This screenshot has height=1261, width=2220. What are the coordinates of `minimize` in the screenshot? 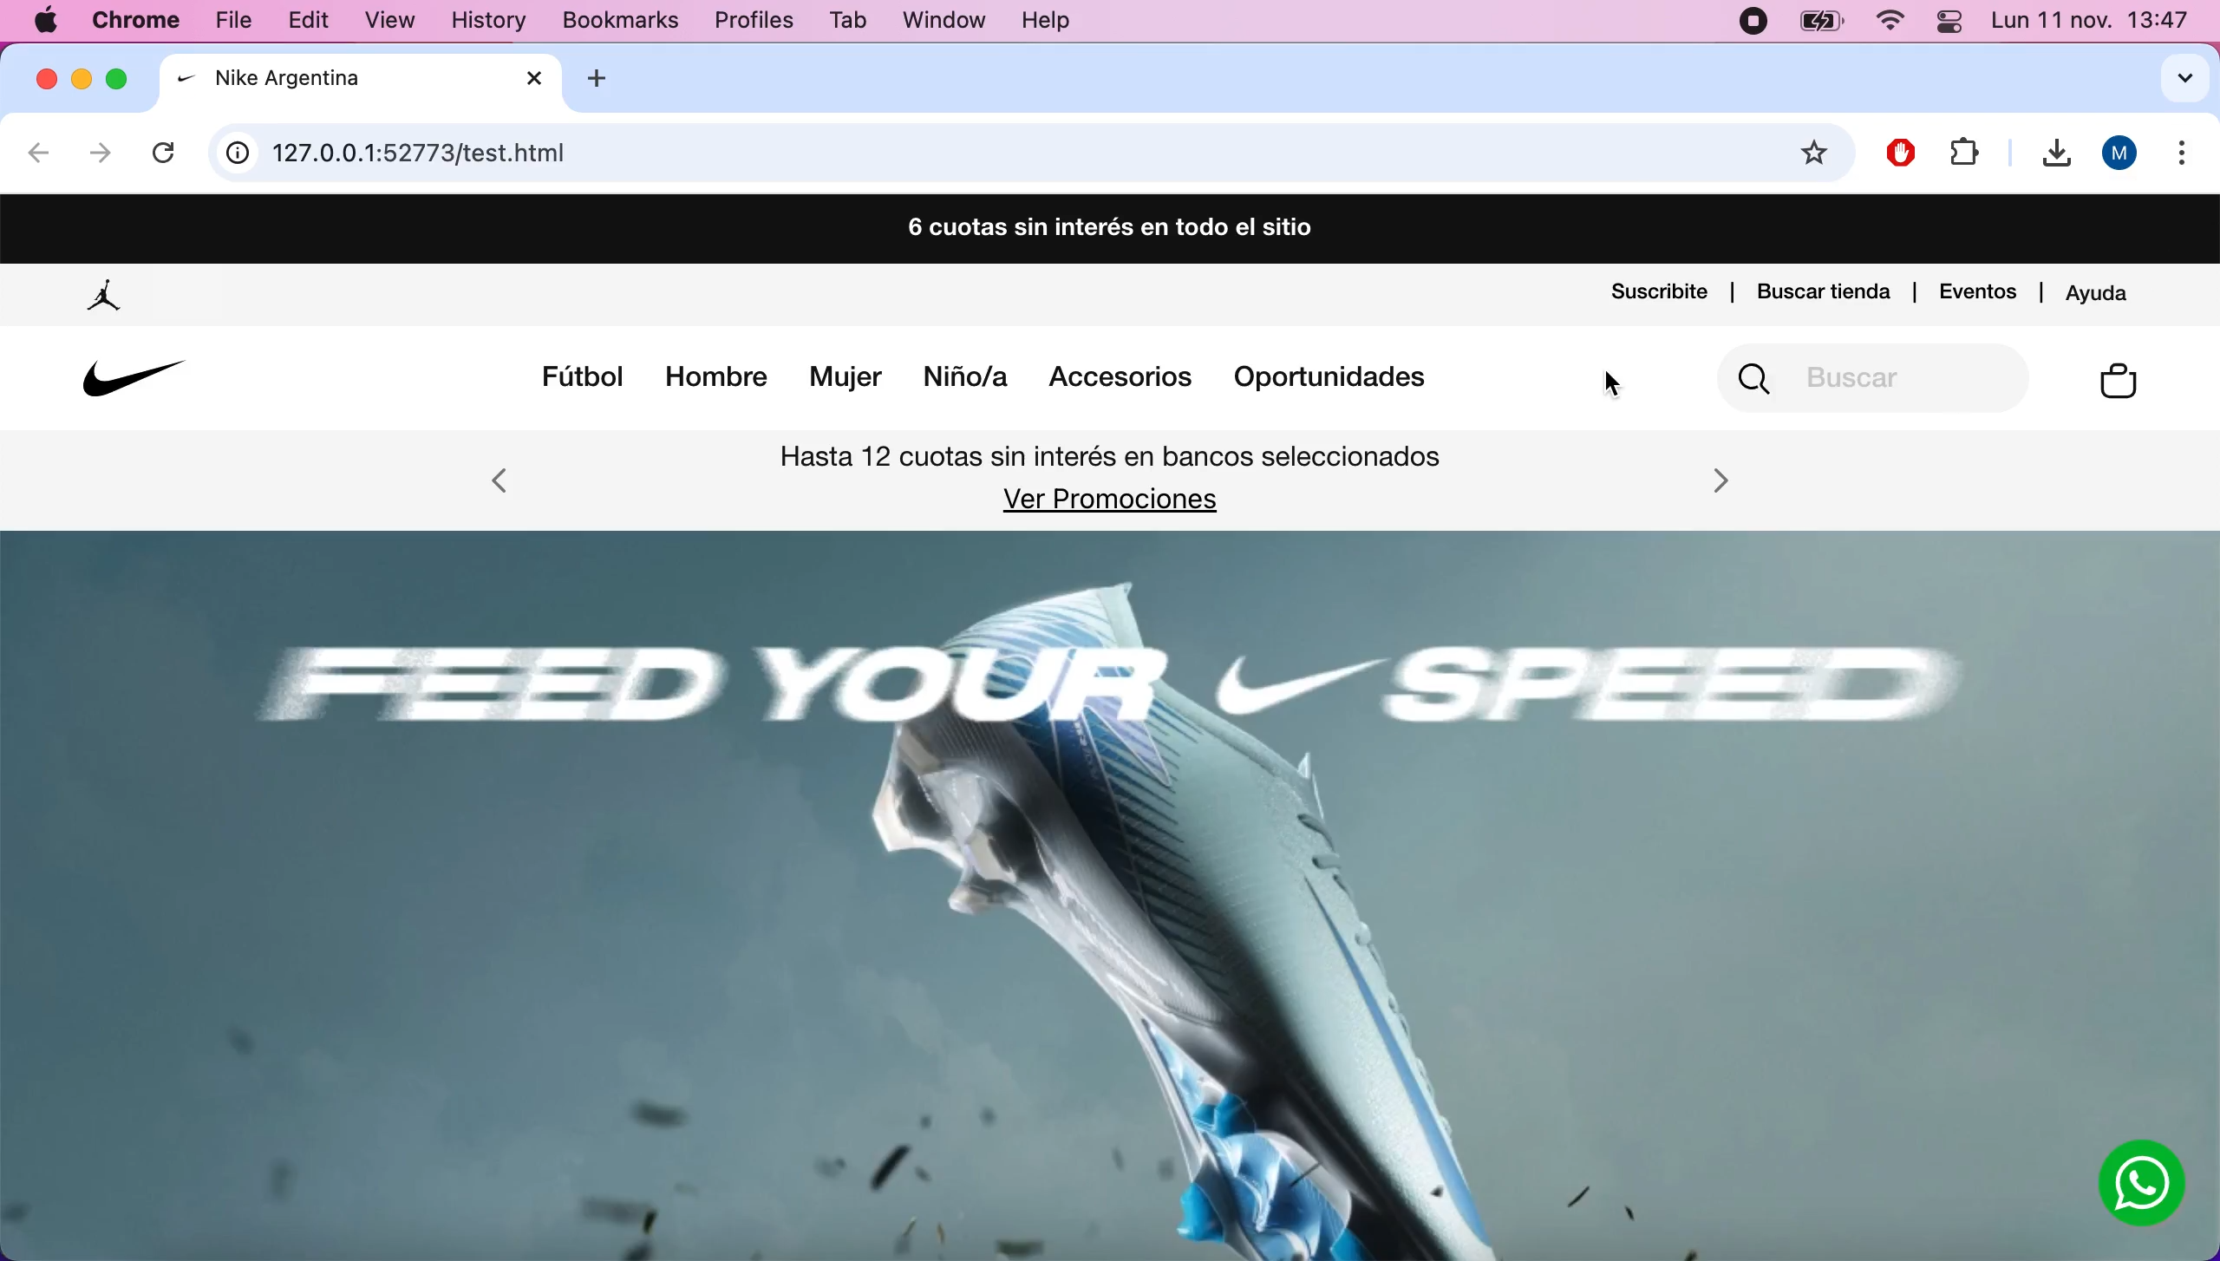 It's located at (83, 81).